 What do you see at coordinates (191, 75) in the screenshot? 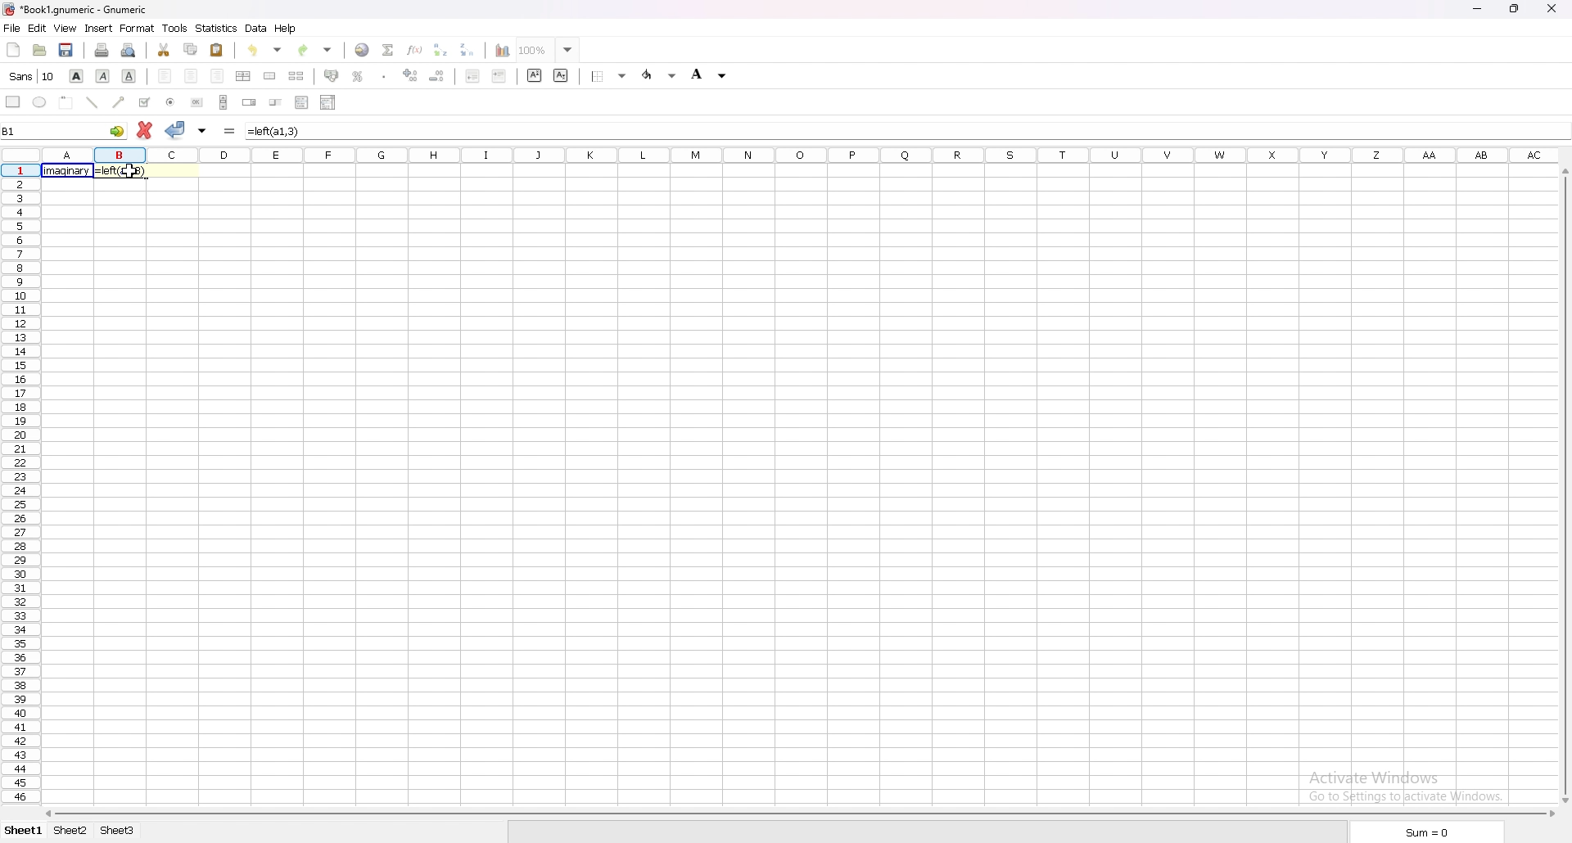
I see `centre` at bounding box center [191, 75].